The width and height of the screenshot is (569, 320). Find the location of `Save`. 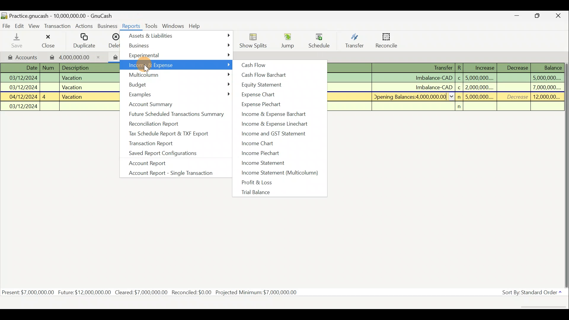

Save is located at coordinates (17, 42).